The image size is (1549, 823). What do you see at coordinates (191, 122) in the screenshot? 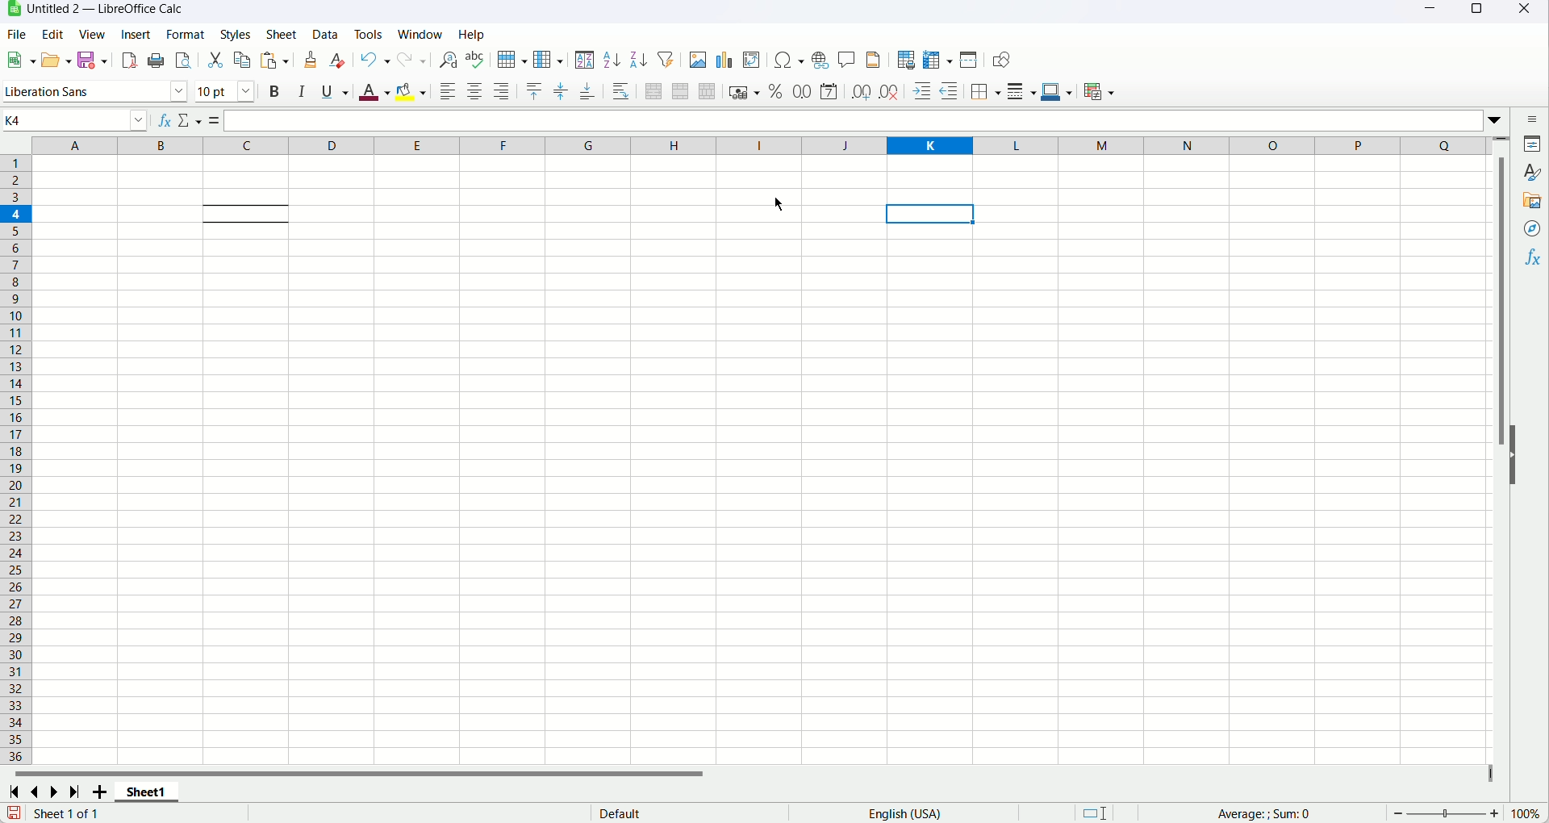
I see `Select function` at bounding box center [191, 122].